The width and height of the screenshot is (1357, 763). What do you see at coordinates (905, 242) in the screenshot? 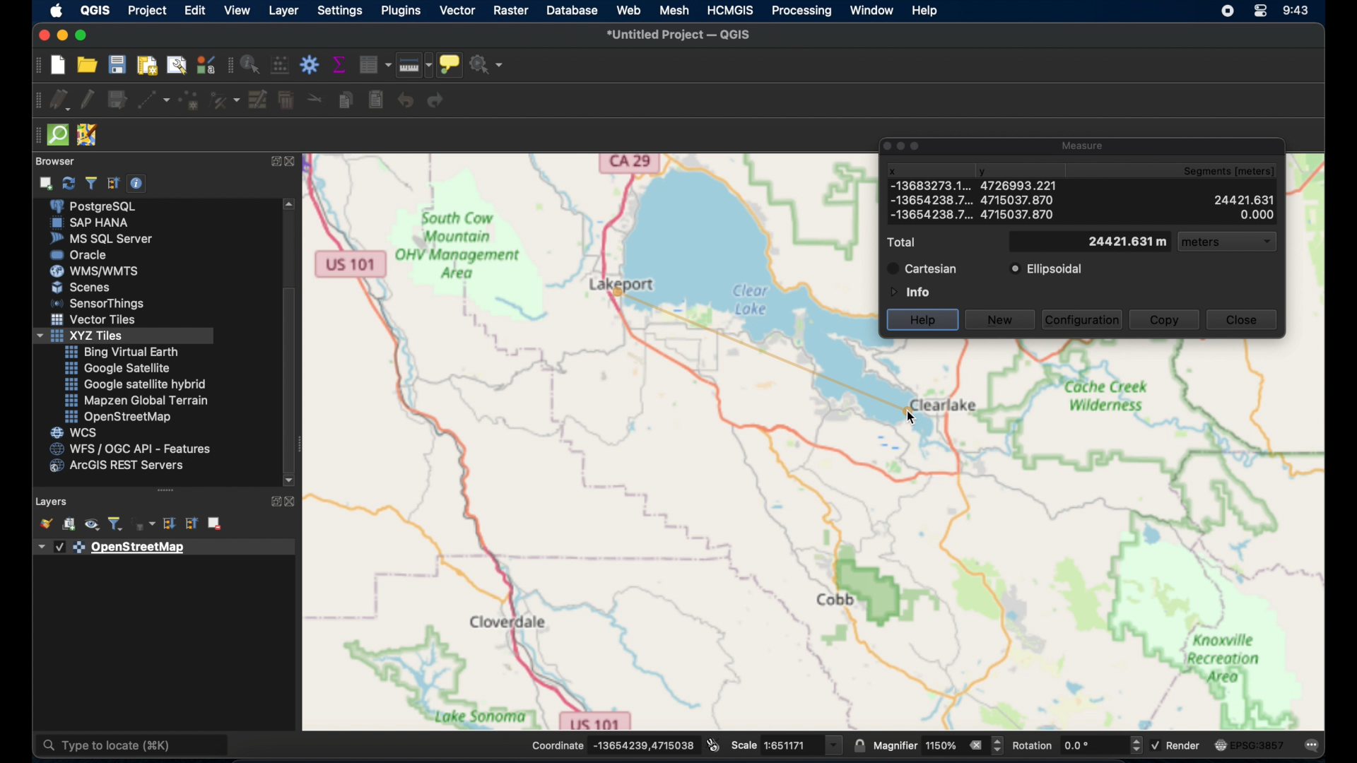
I see `total` at bounding box center [905, 242].